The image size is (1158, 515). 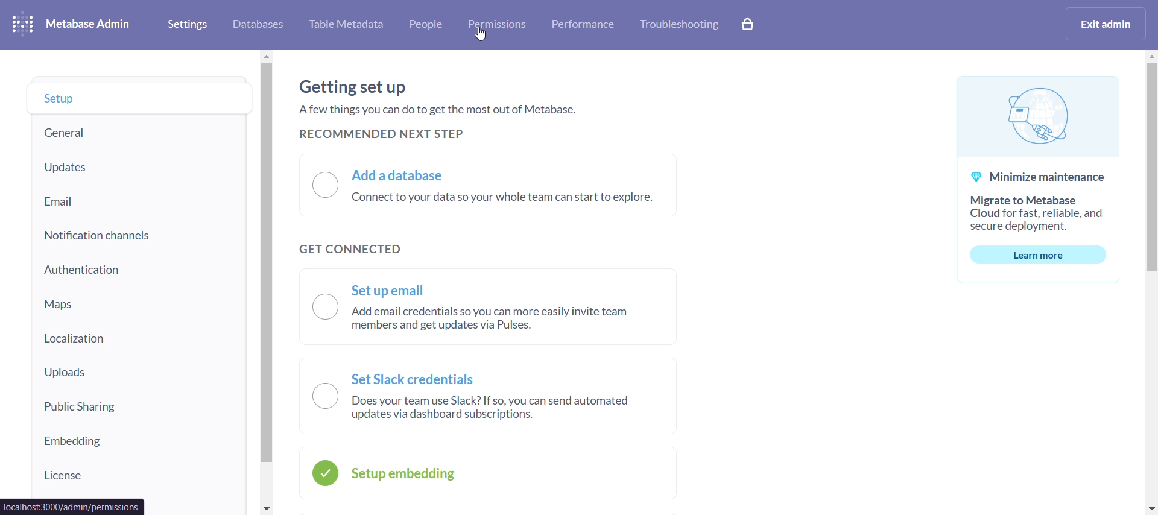 I want to click on setup embedding, so click(x=491, y=473).